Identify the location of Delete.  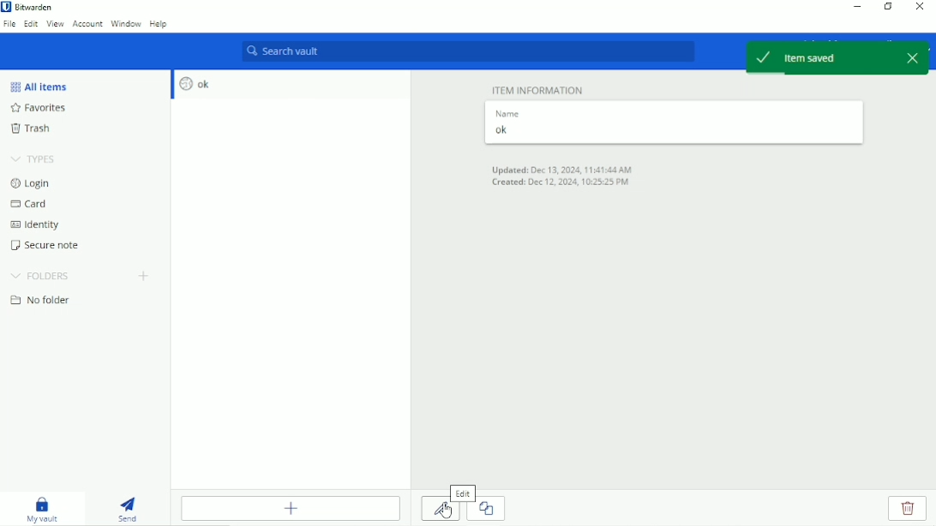
(907, 508).